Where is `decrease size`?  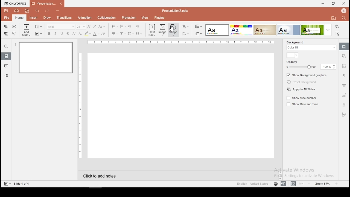 decrease size is located at coordinates (95, 27).